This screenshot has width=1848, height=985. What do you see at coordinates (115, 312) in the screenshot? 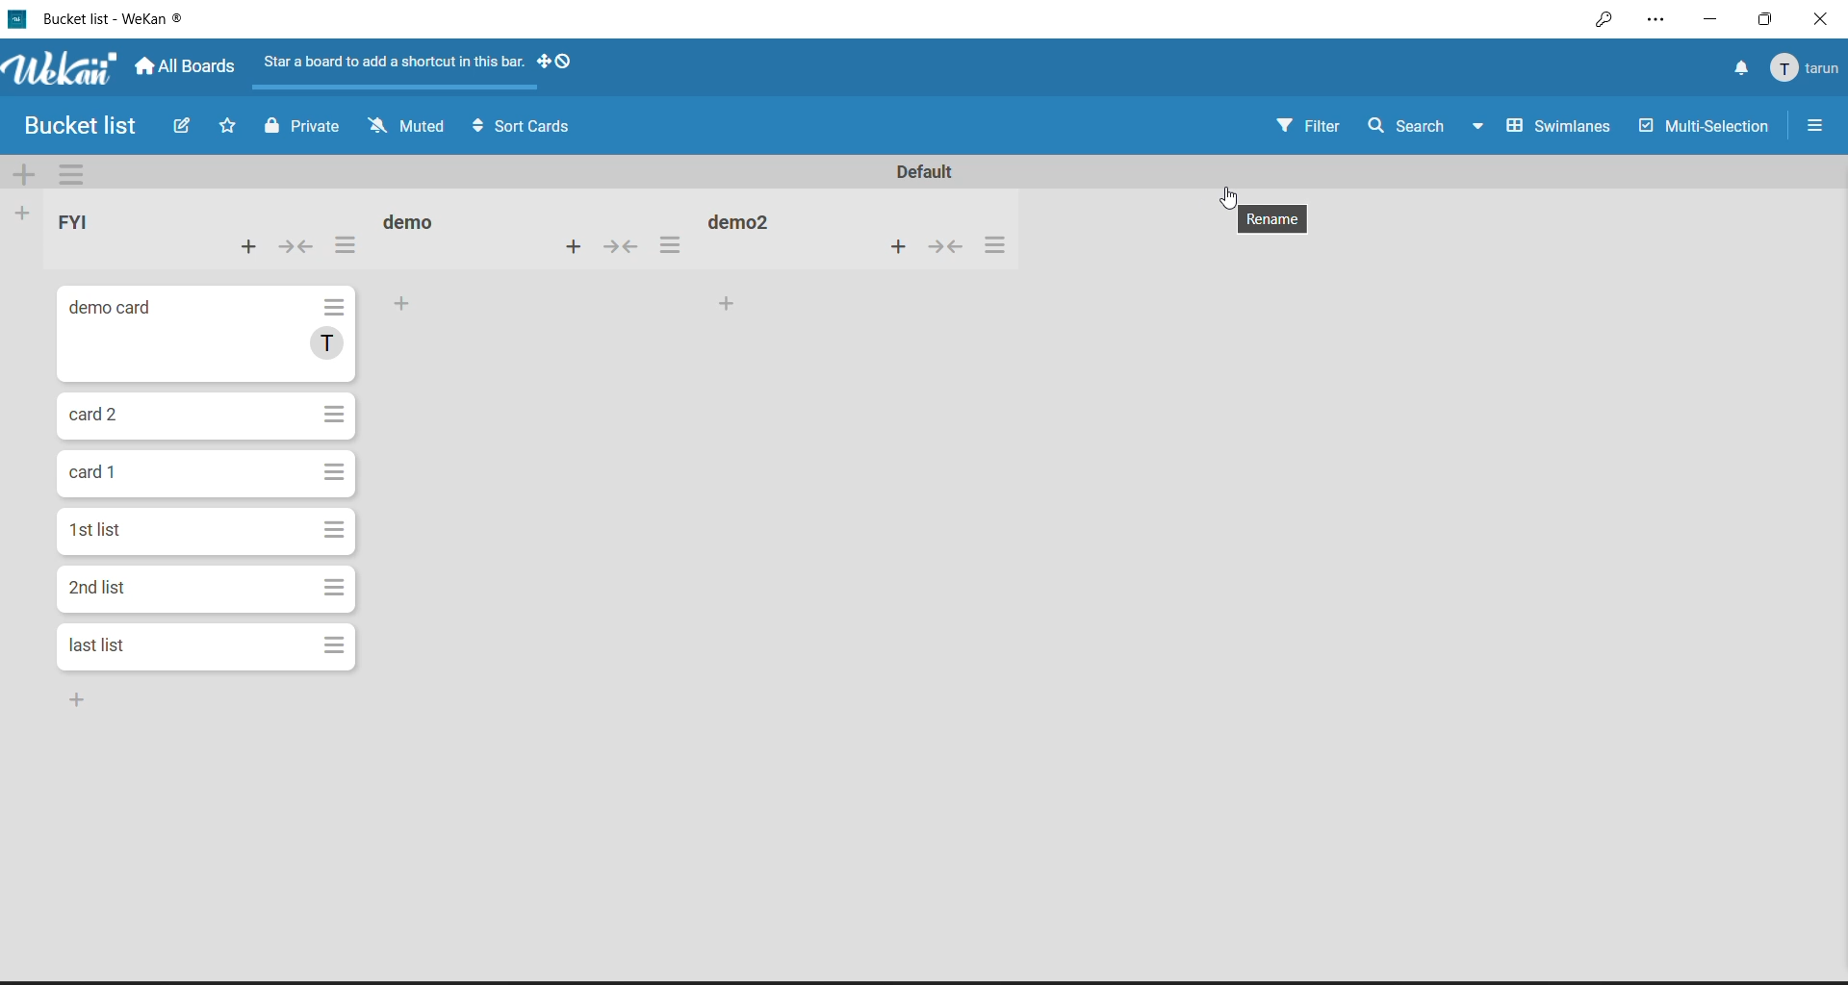
I see `card title` at bounding box center [115, 312].